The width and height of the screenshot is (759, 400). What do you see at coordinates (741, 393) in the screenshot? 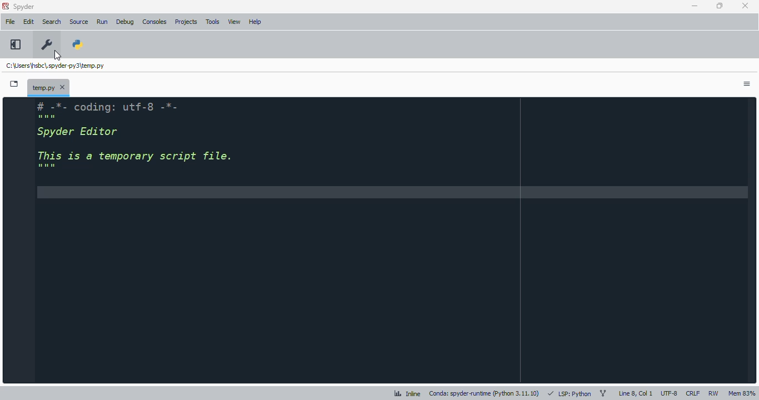
I see `mem 83%` at bounding box center [741, 393].